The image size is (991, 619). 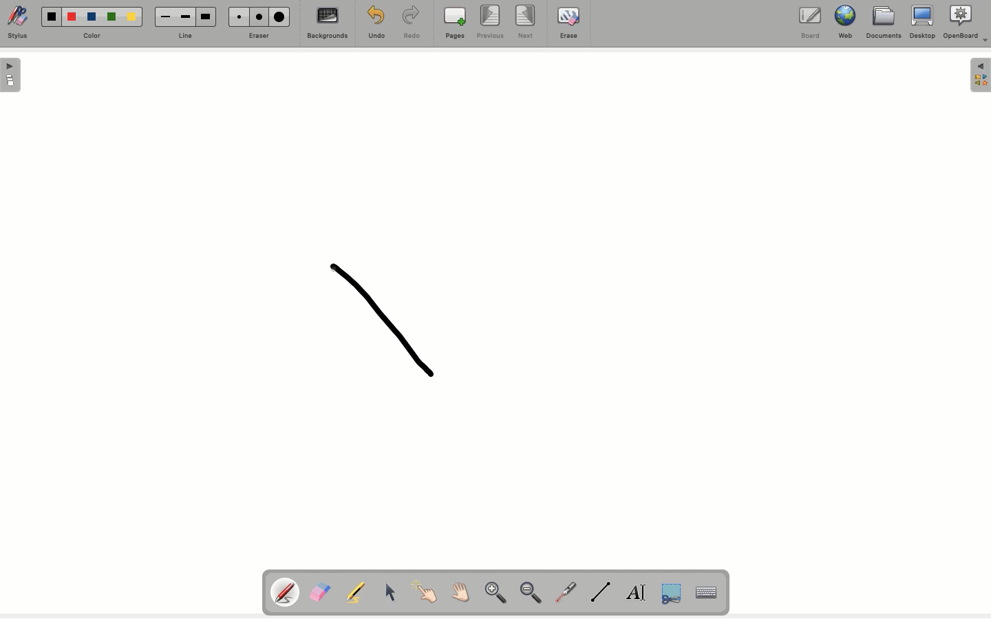 I want to click on Pen, so click(x=286, y=591).